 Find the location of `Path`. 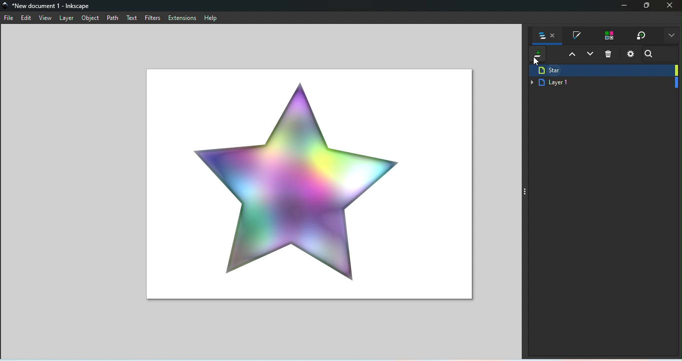

Path is located at coordinates (112, 19).